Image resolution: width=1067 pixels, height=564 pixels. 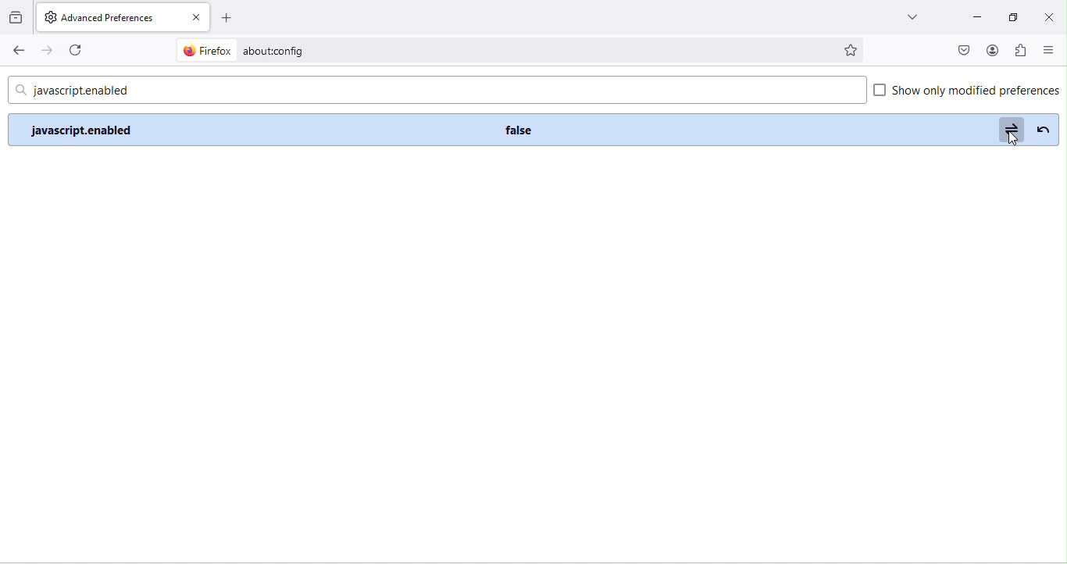 What do you see at coordinates (965, 49) in the screenshot?
I see `pocket` at bounding box center [965, 49].